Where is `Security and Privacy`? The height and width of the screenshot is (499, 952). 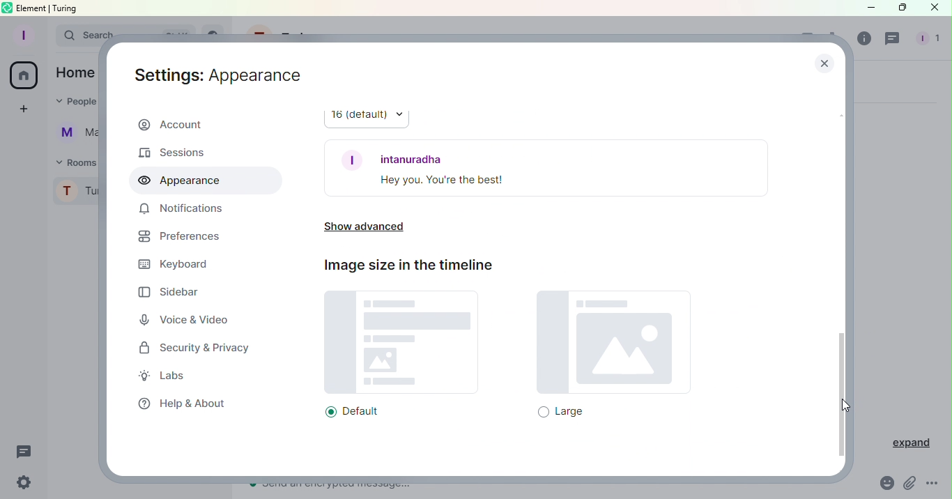
Security and Privacy is located at coordinates (194, 348).